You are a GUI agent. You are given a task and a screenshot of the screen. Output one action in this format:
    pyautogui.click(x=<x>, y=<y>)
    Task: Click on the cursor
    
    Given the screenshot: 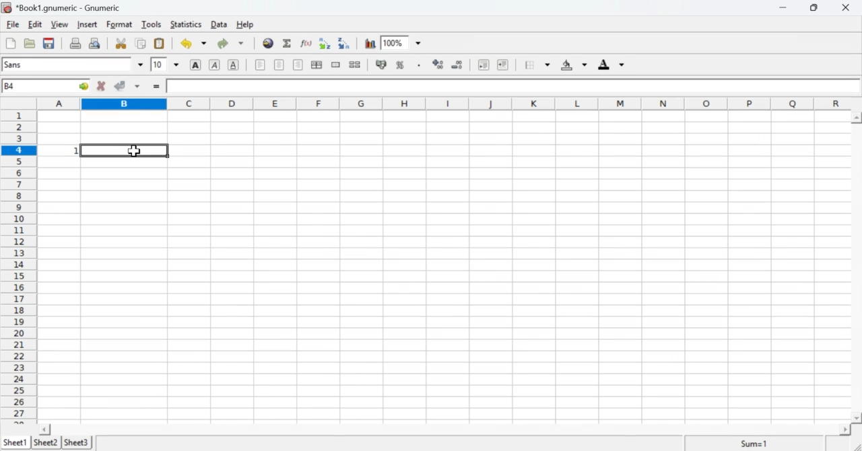 What is the action you would take?
    pyautogui.click(x=133, y=152)
    